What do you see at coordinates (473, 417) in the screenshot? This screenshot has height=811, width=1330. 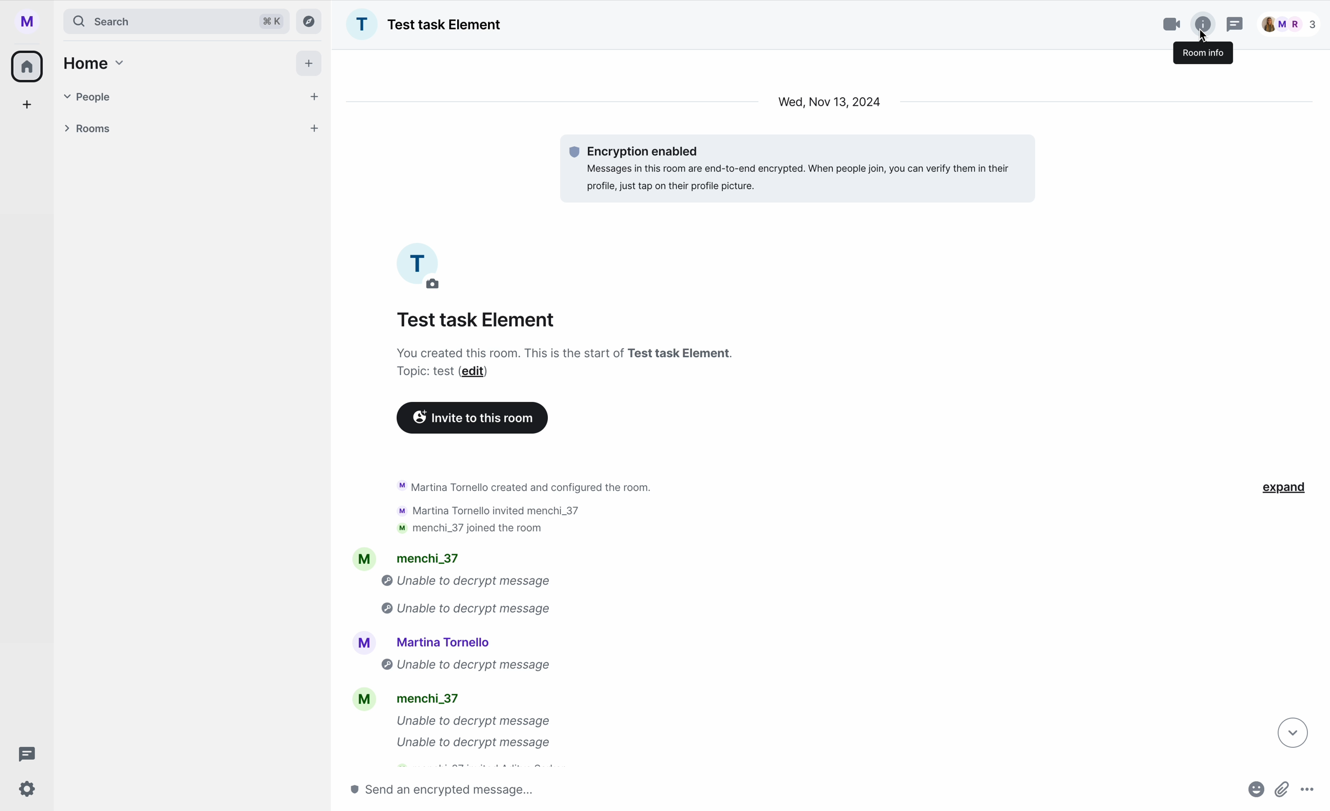 I see `invite to this room button` at bounding box center [473, 417].